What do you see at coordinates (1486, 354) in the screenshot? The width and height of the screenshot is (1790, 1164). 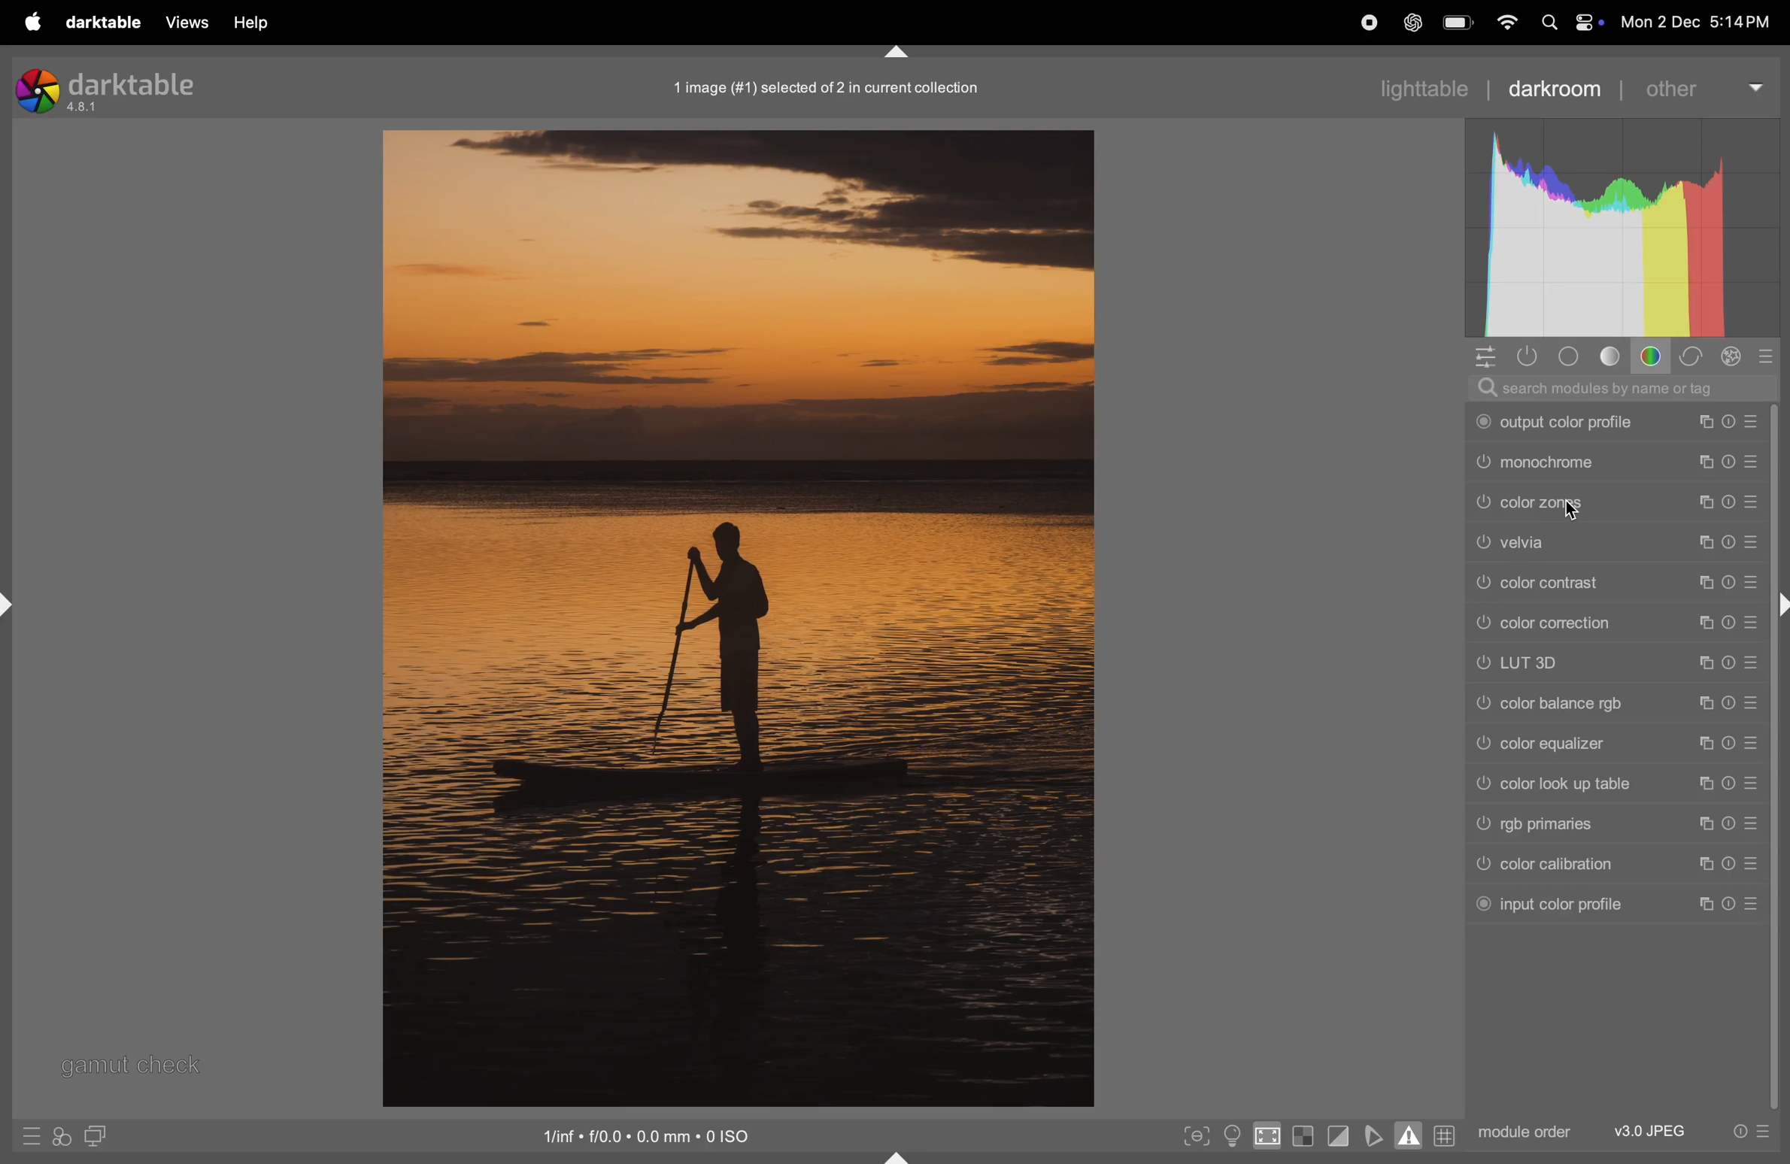 I see `quick panel` at bounding box center [1486, 354].